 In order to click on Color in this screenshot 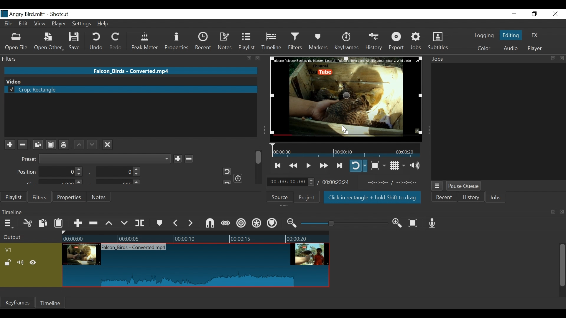, I will do `click(483, 48)`.